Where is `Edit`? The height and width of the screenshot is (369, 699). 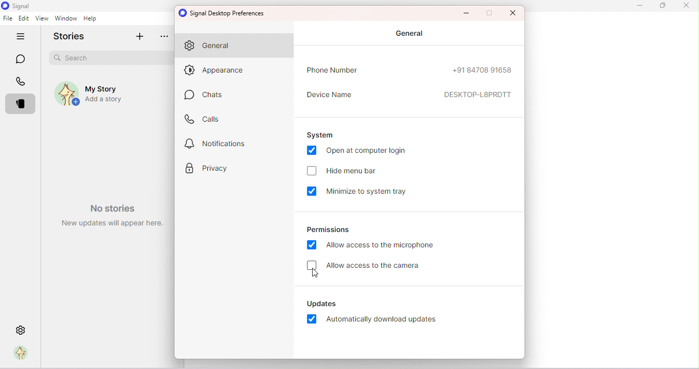
Edit is located at coordinates (25, 19).